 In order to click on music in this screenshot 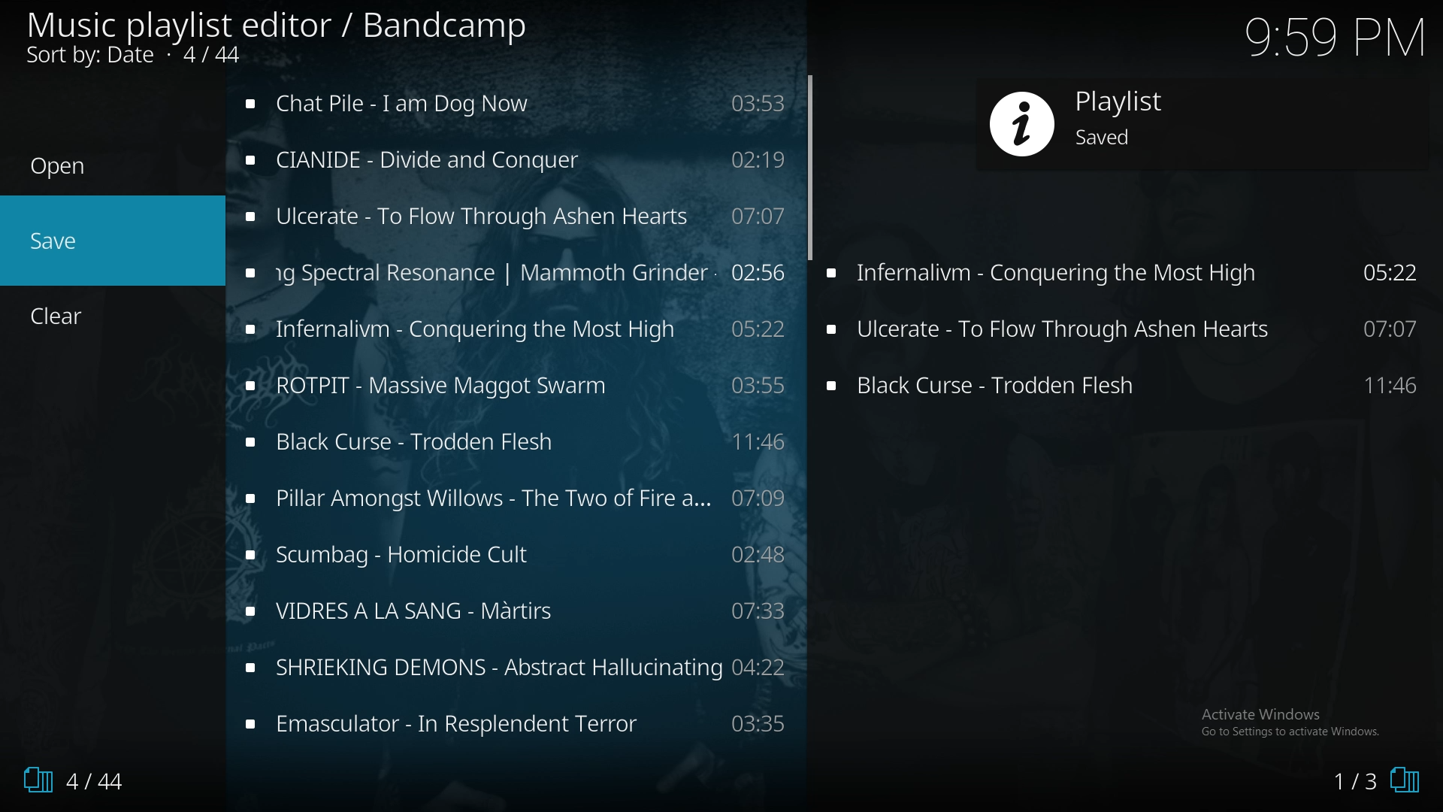, I will do `click(519, 611)`.